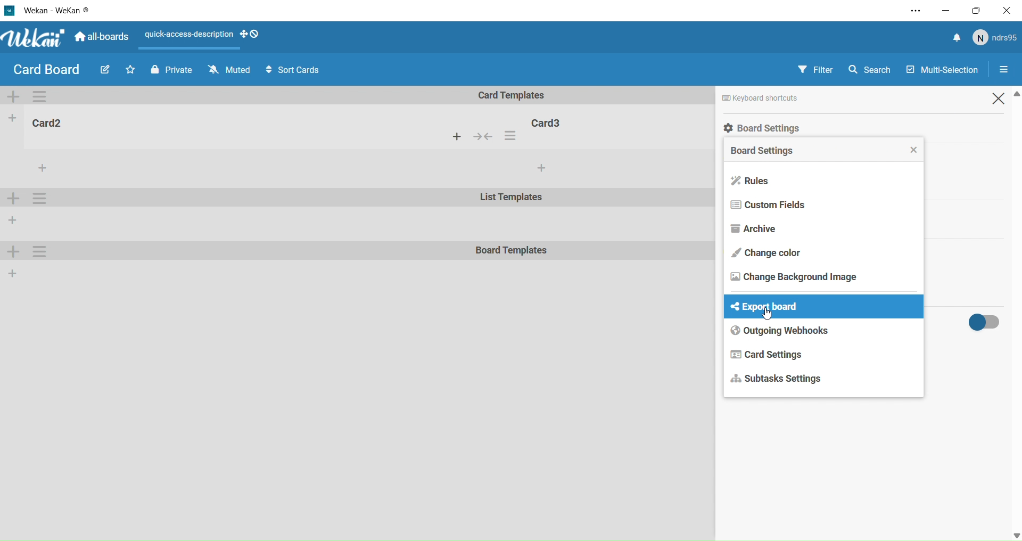 This screenshot has width=1022, height=541. What do you see at coordinates (53, 12) in the screenshot?
I see `` at bounding box center [53, 12].